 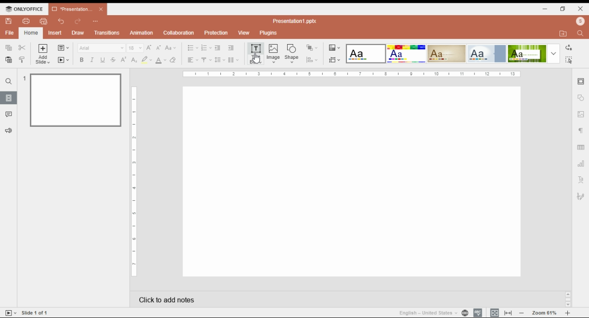 What do you see at coordinates (274, 54) in the screenshot?
I see `insert image` at bounding box center [274, 54].